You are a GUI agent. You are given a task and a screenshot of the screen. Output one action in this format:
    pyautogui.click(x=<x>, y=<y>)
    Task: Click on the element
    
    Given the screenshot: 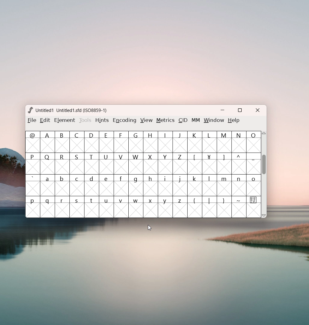 What is the action you would take?
    pyautogui.click(x=65, y=121)
    